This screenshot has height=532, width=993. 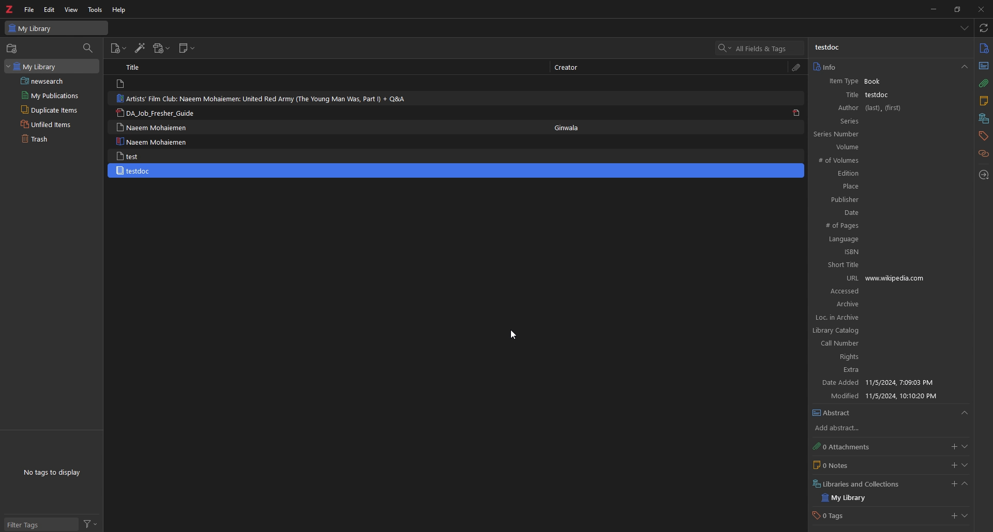 What do you see at coordinates (886, 383) in the screenshot?
I see `Date Added 11/5/2024, 7:09:03 PM` at bounding box center [886, 383].